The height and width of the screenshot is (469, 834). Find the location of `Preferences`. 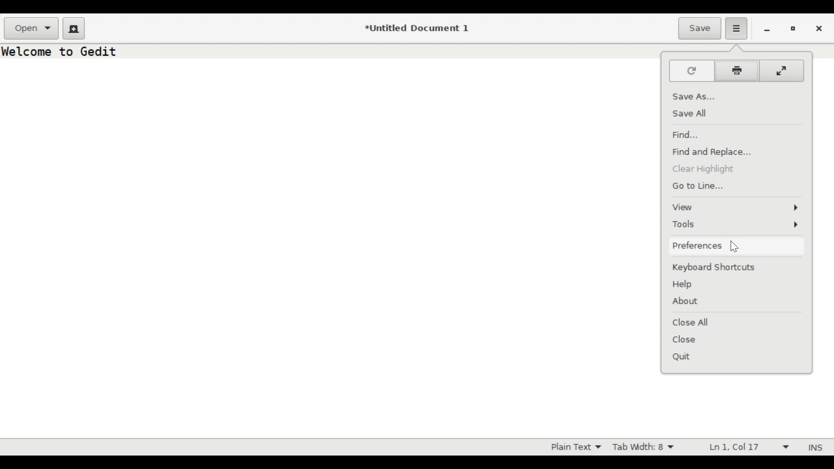

Preferences is located at coordinates (697, 245).